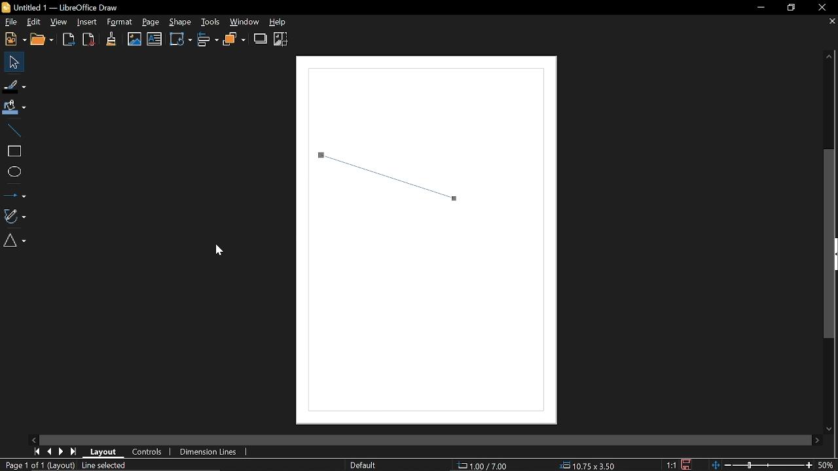  Describe the element at coordinates (14, 193) in the screenshot. I see `Lines and arrows` at that location.